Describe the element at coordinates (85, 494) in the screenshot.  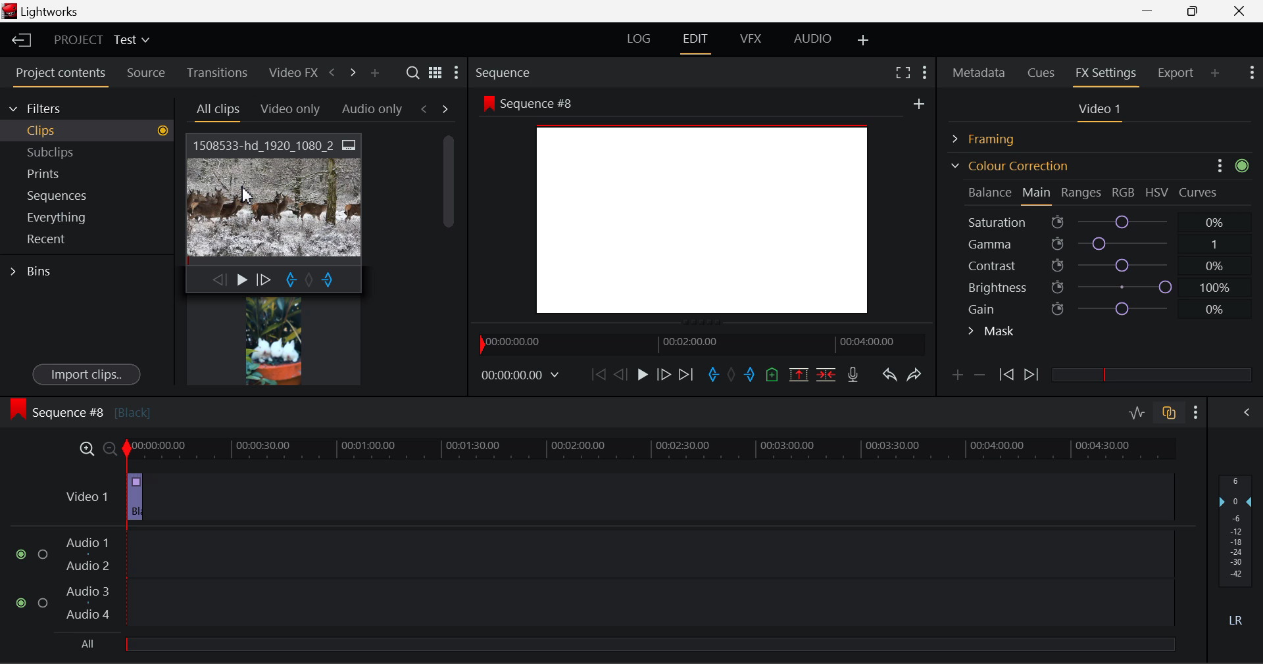
I see `Video 1` at that location.